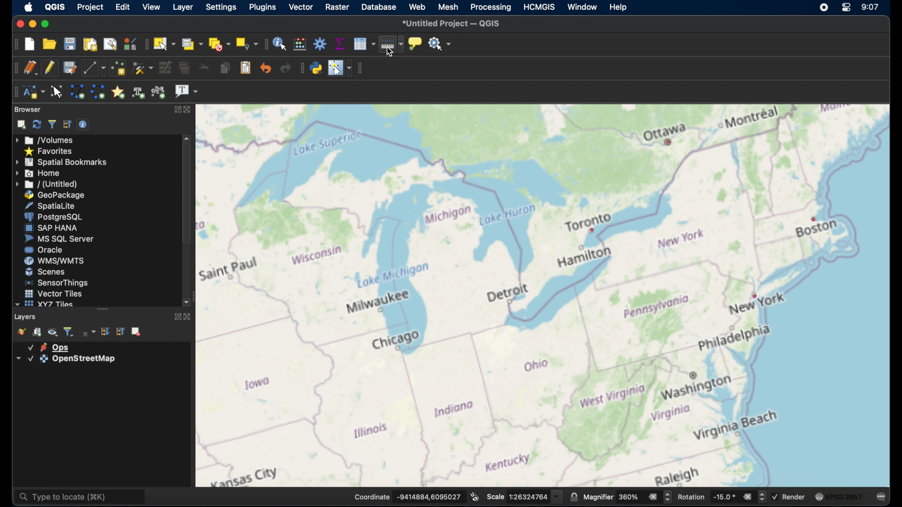 The height and width of the screenshot is (507, 902). Describe the element at coordinates (790, 497) in the screenshot. I see `render` at that location.